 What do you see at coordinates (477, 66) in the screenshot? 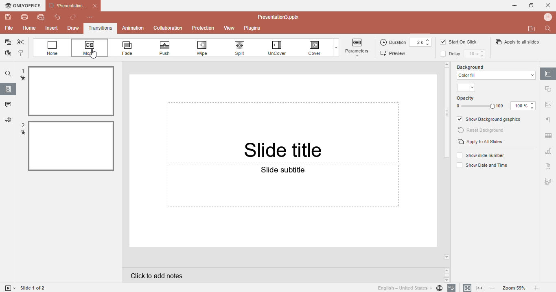
I see `Background` at bounding box center [477, 66].